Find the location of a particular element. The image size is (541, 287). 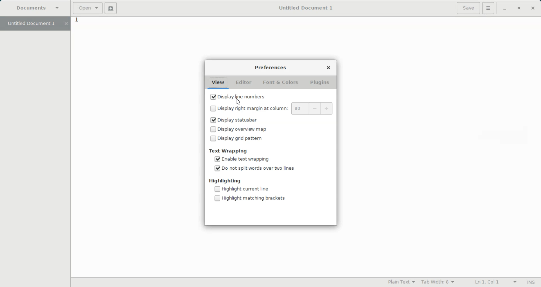

View is located at coordinates (219, 83).